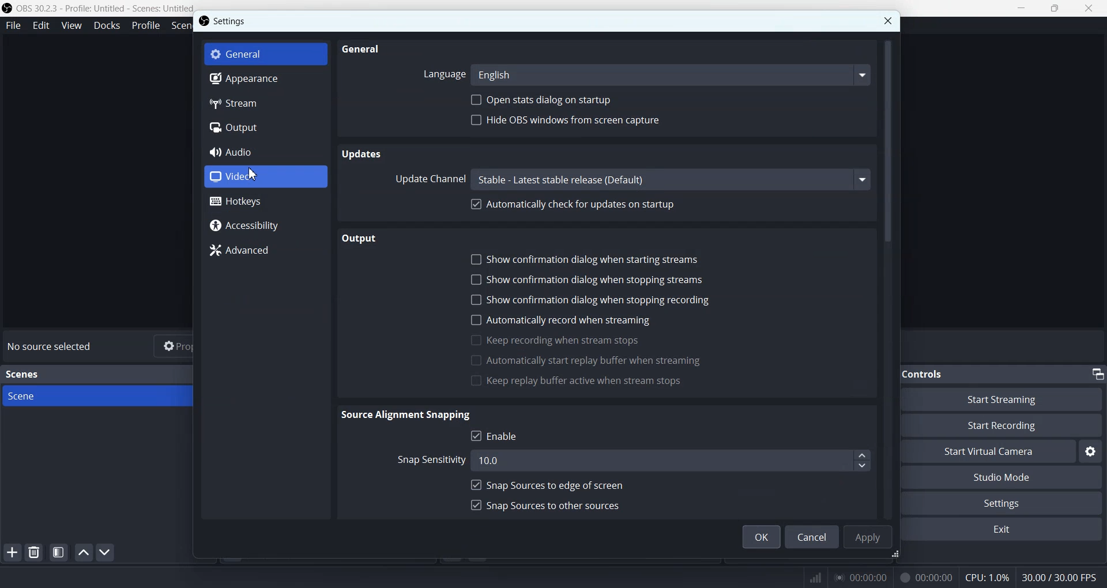 The width and height of the screenshot is (1107, 588). What do you see at coordinates (474, 382) in the screenshot?
I see `checkbox` at bounding box center [474, 382].